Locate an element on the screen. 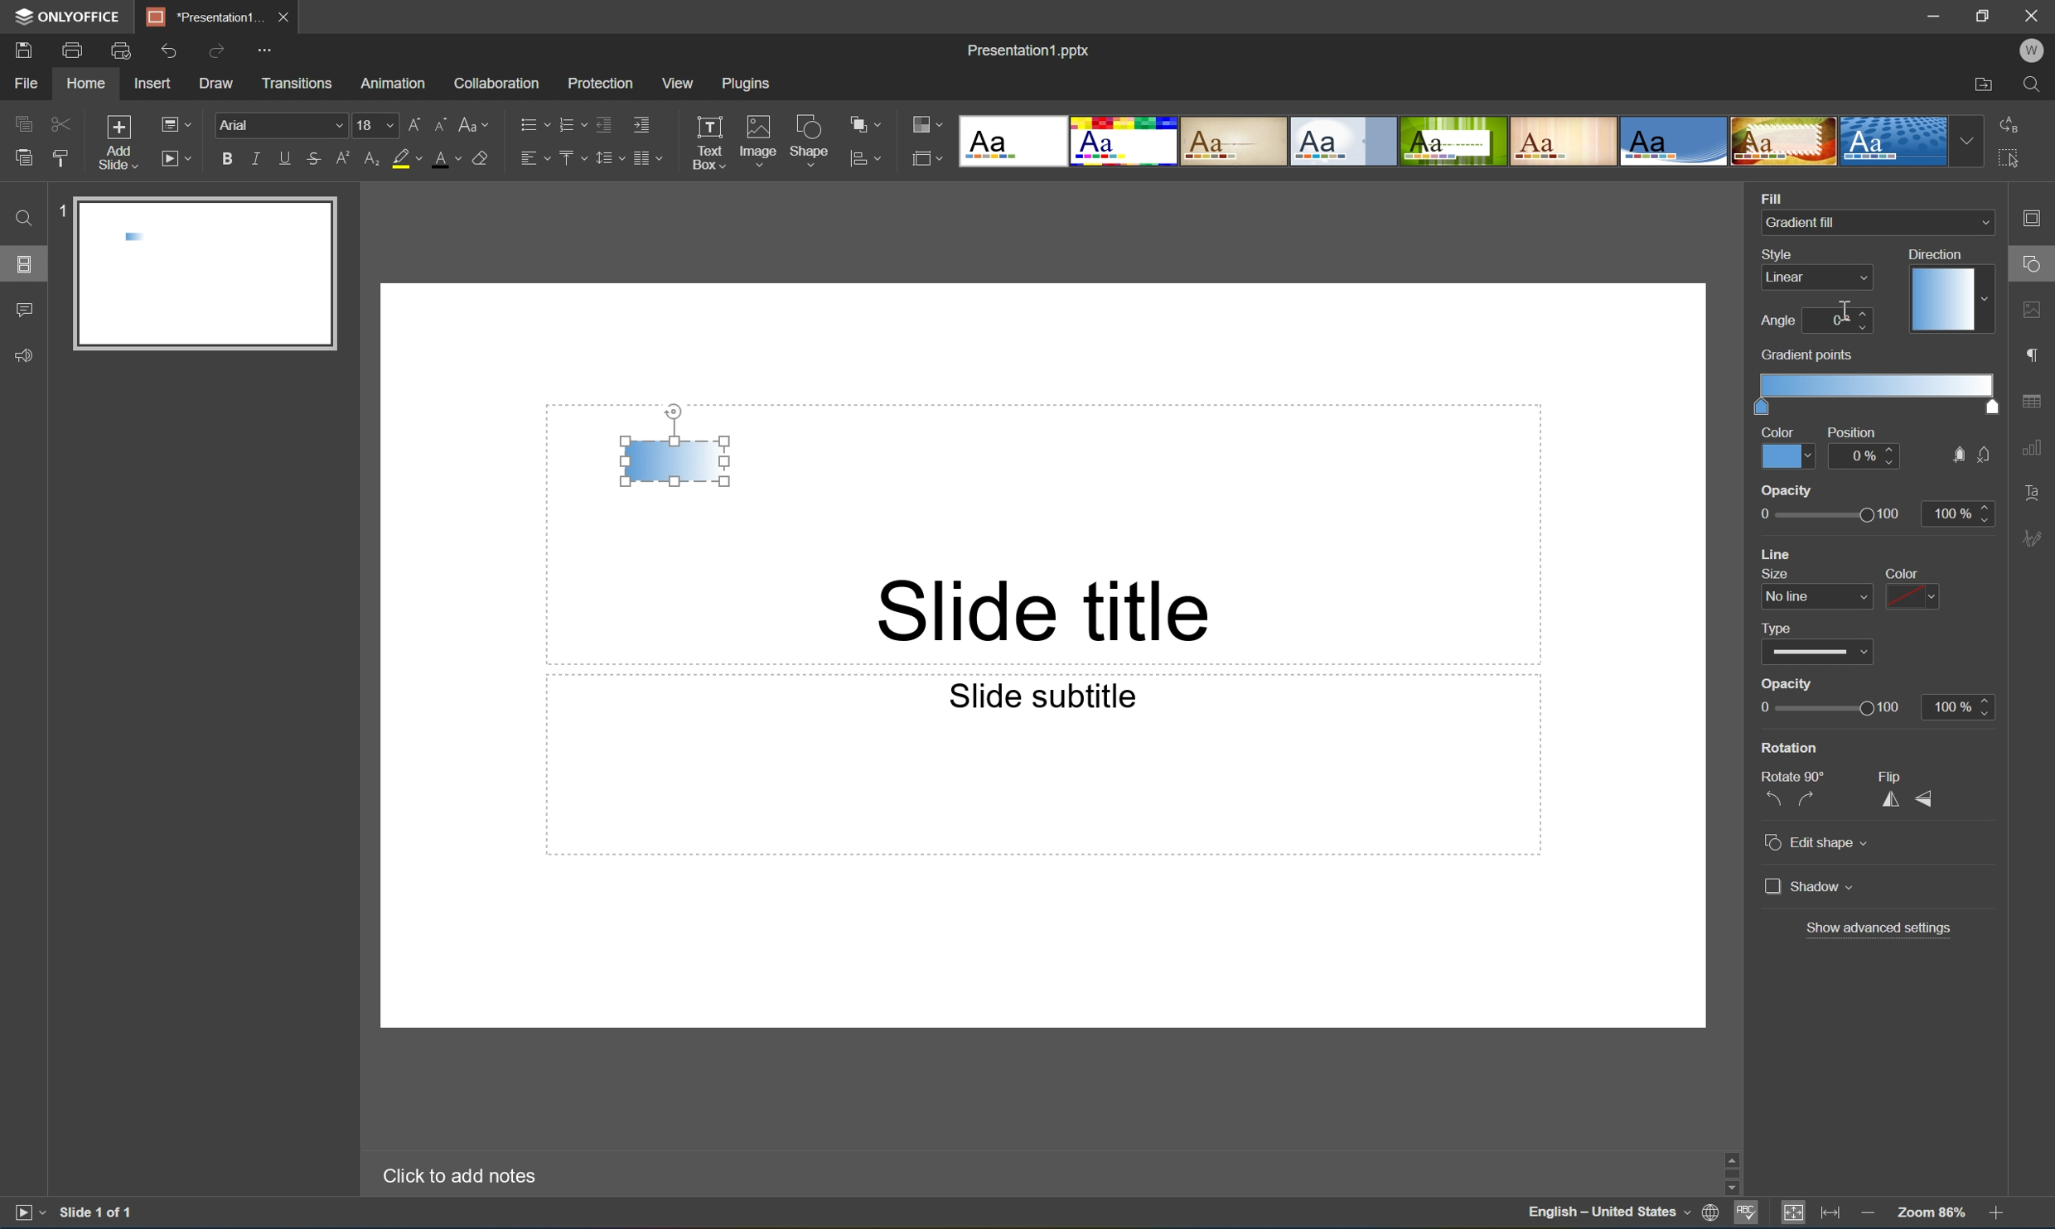  Text Art settings is located at coordinates (2033, 491).